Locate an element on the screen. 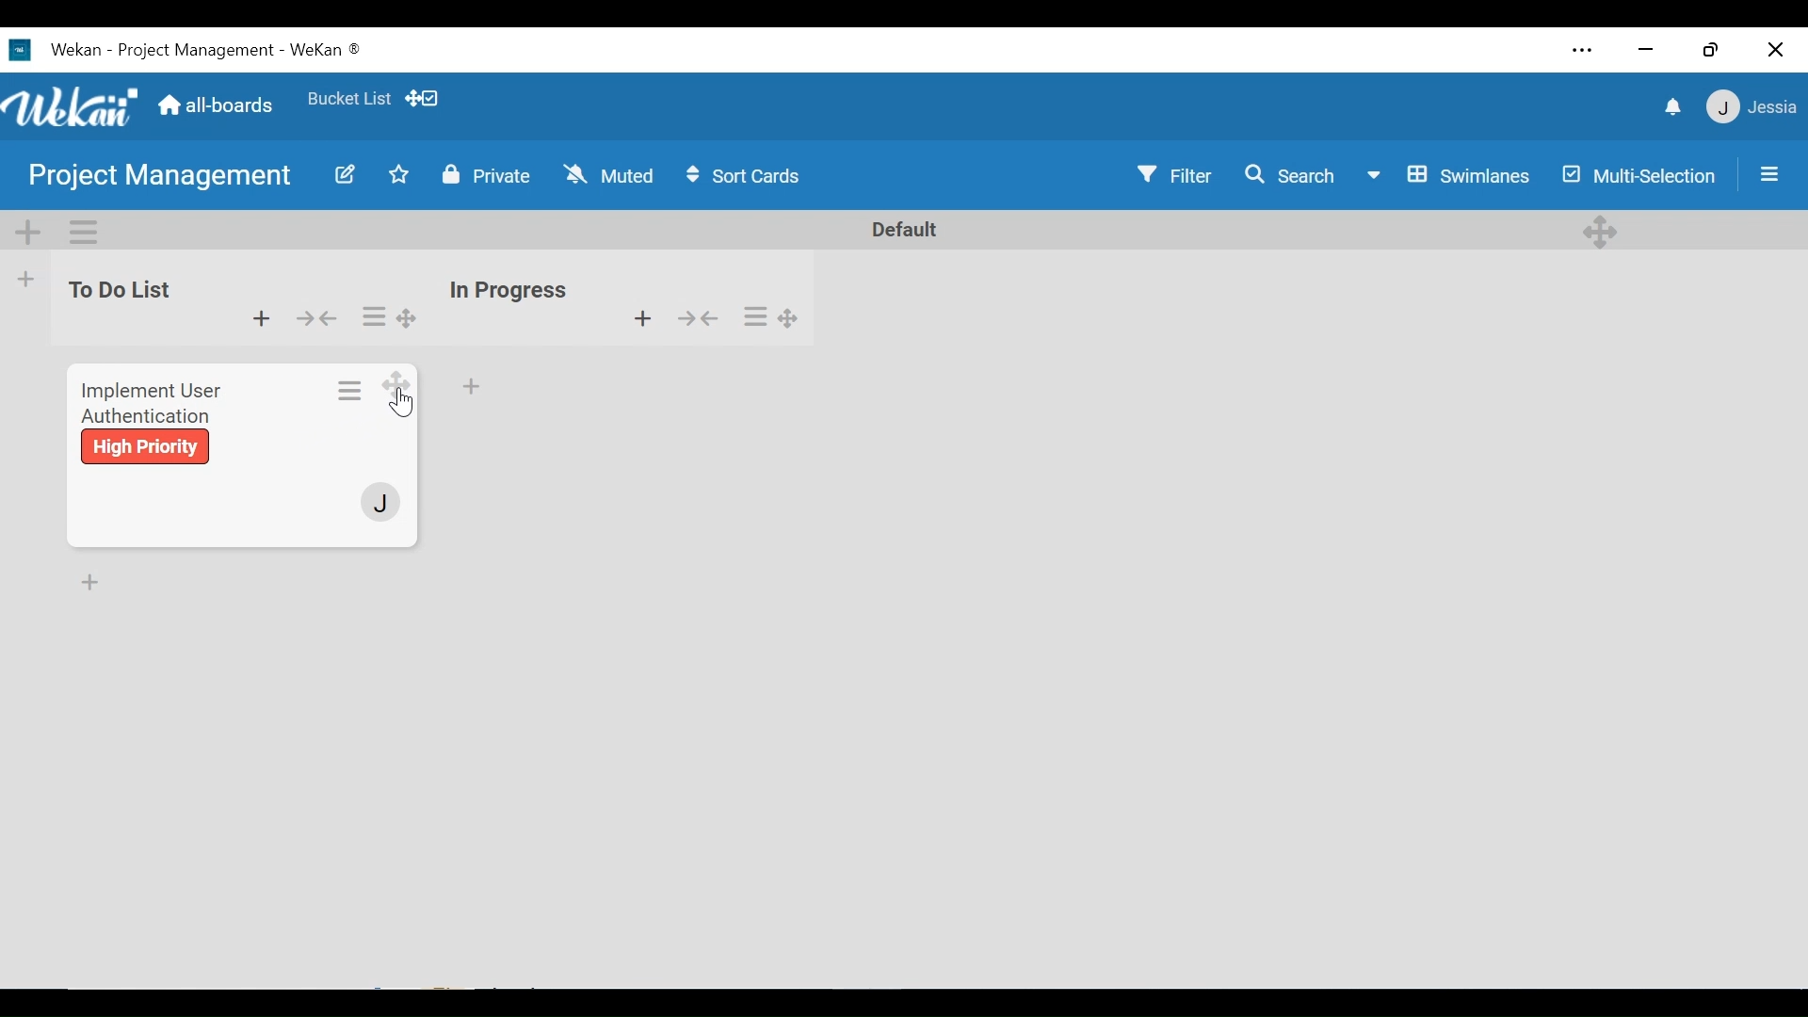 Image resolution: width=1808 pixels, height=1017 pixels. open/close side pane is located at coordinates (1767, 173).